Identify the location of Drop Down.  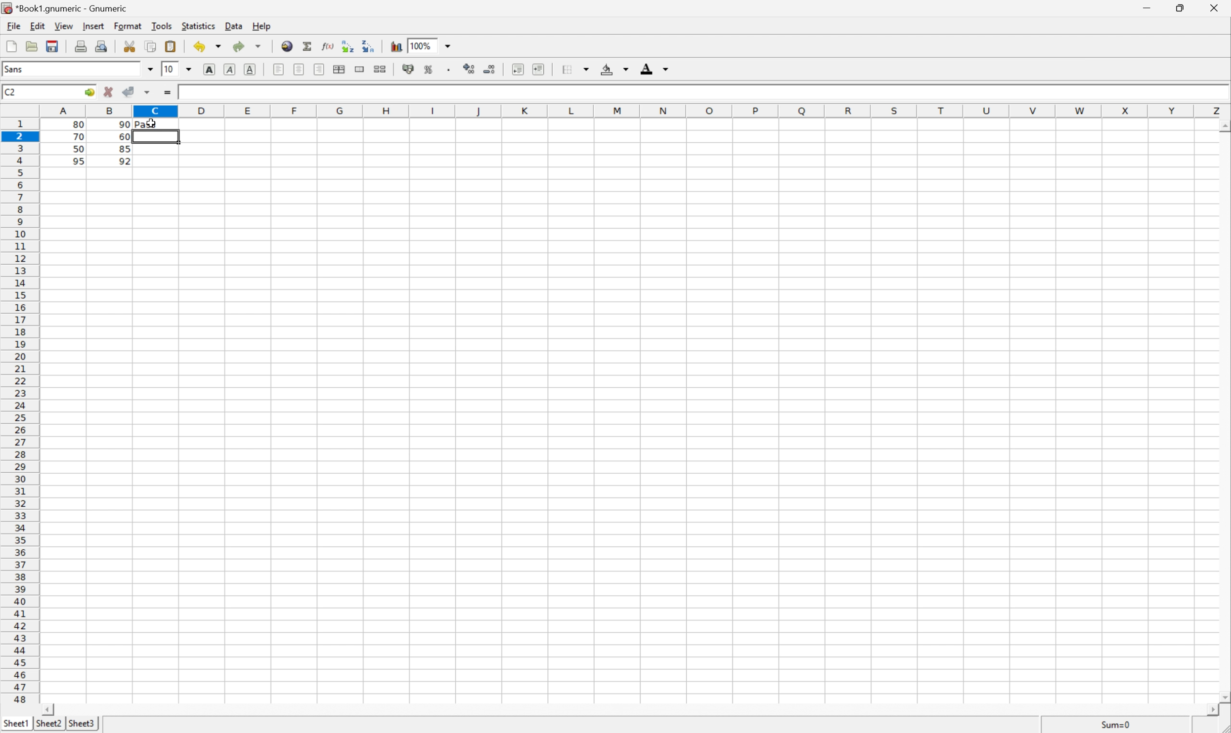
(217, 47).